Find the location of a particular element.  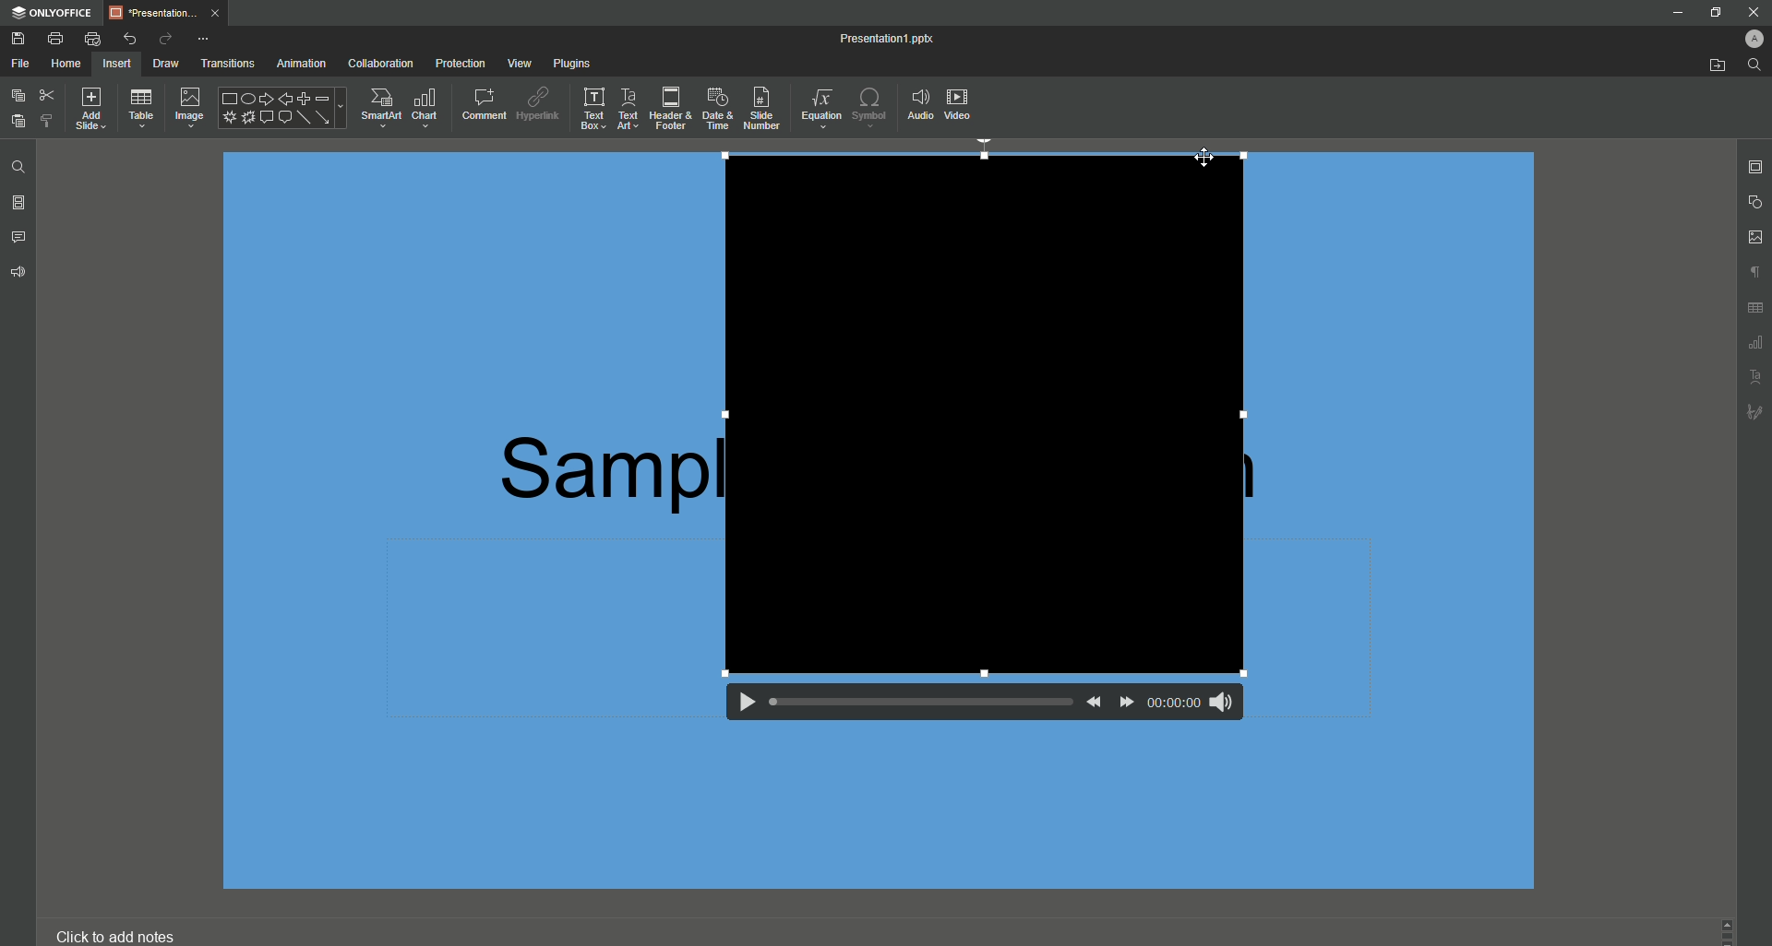

Insert is located at coordinates (115, 64).